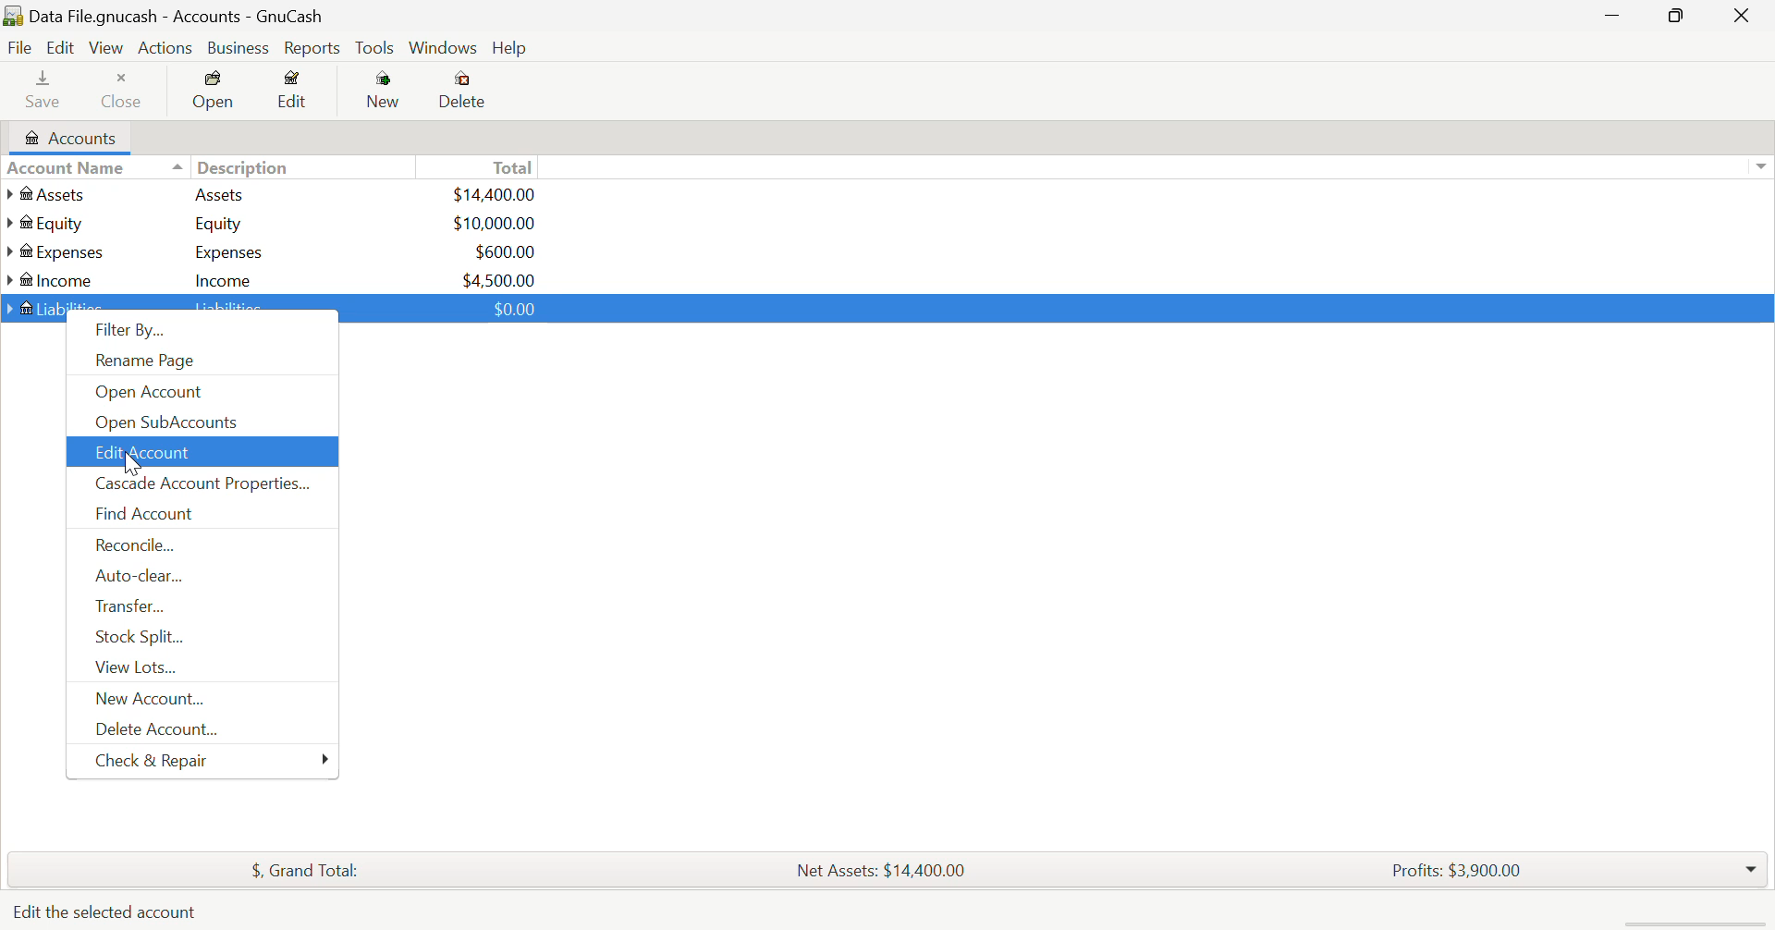  What do you see at coordinates (512, 49) in the screenshot?
I see `Help` at bounding box center [512, 49].